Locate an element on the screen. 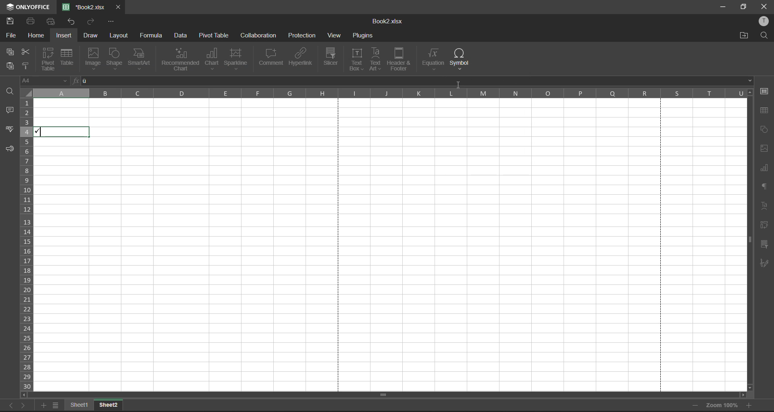 This screenshot has height=412, width=774. pivot table is located at coordinates (764, 226).